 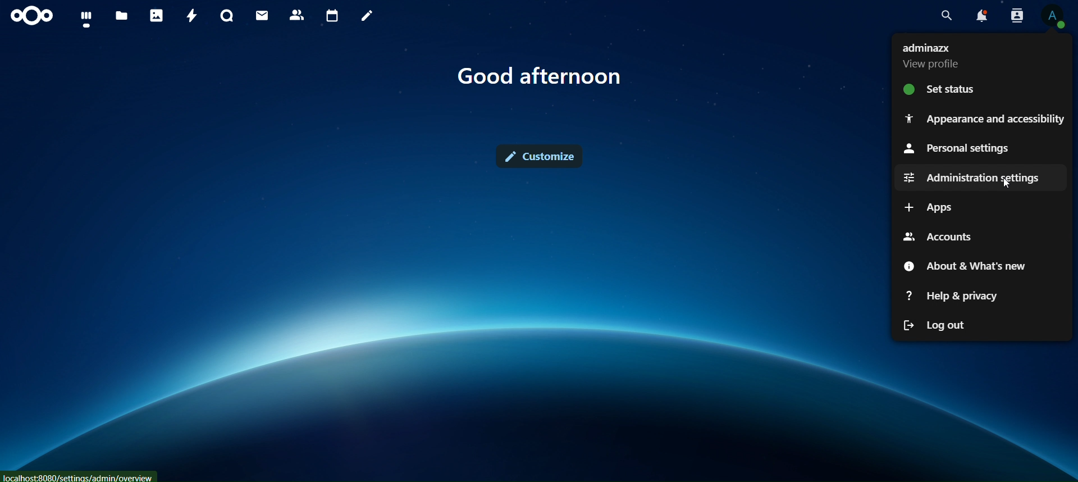 What do you see at coordinates (539, 155) in the screenshot?
I see `customize` at bounding box center [539, 155].